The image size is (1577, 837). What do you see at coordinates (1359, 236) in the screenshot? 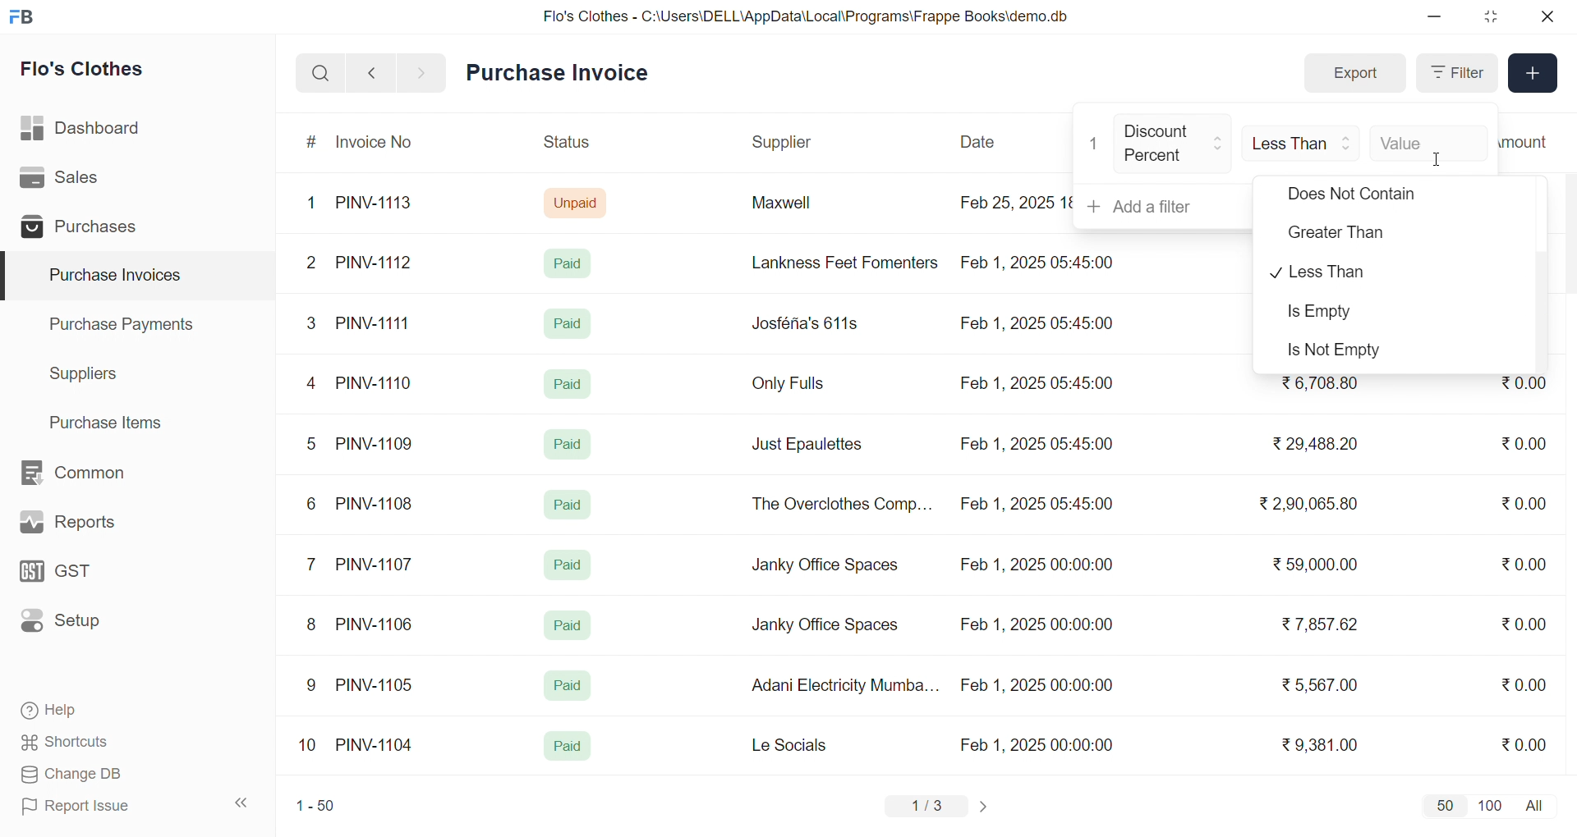
I see `Greater Than` at bounding box center [1359, 236].